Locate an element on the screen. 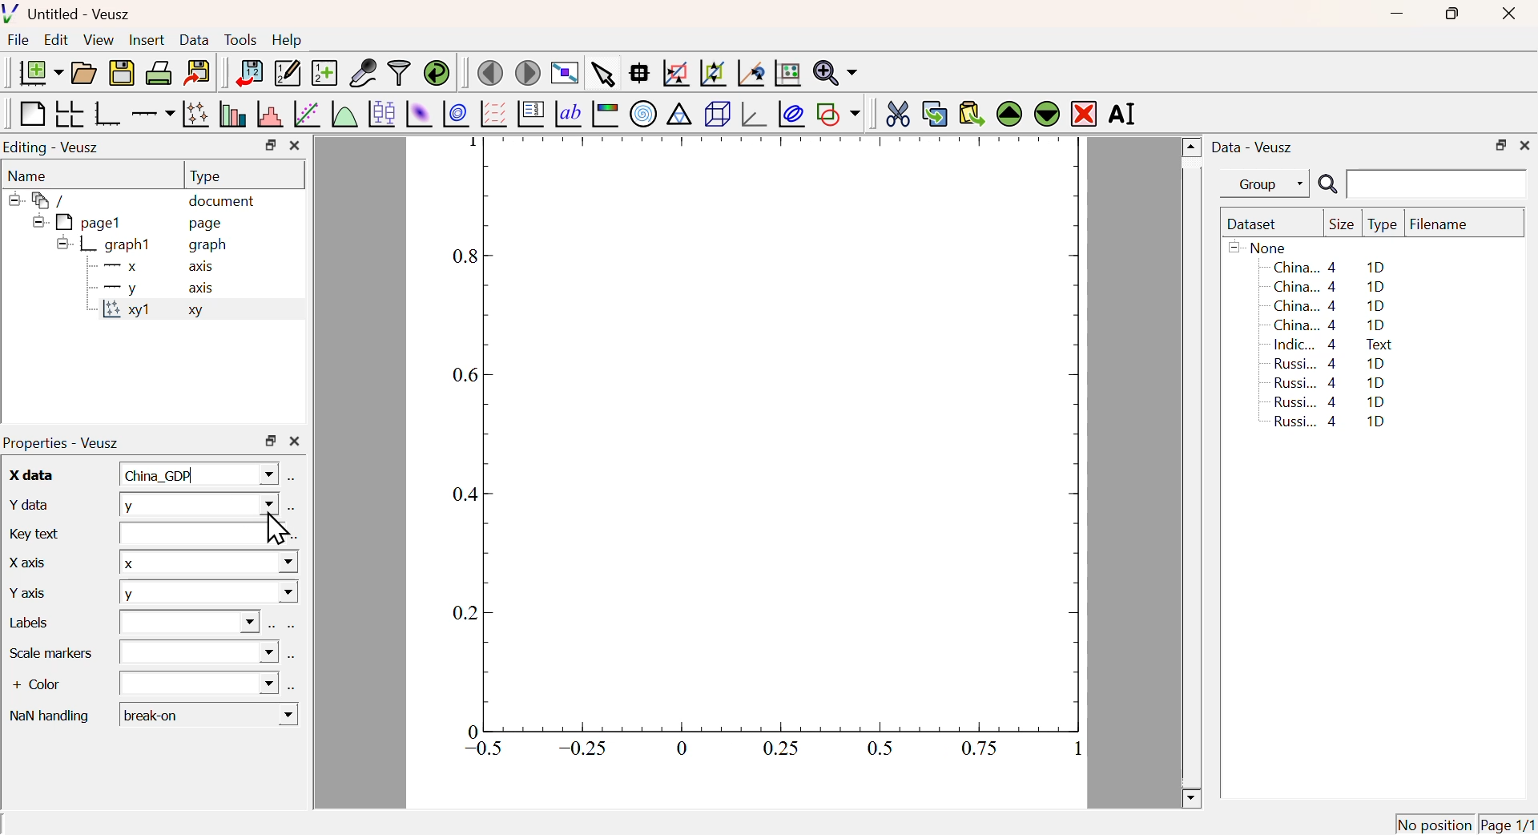 Image resolution: width=1538 pixels, height=835 pixels. document is located at coordinates (223, 203).